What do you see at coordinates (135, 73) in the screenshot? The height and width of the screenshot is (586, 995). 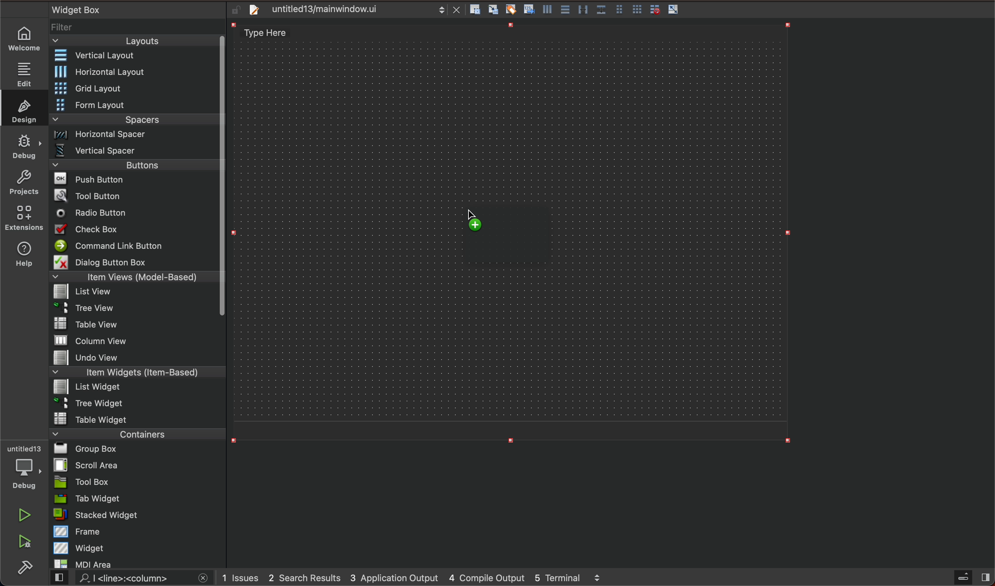 I see `Horizontal layout` at bounding box center [135, 73].